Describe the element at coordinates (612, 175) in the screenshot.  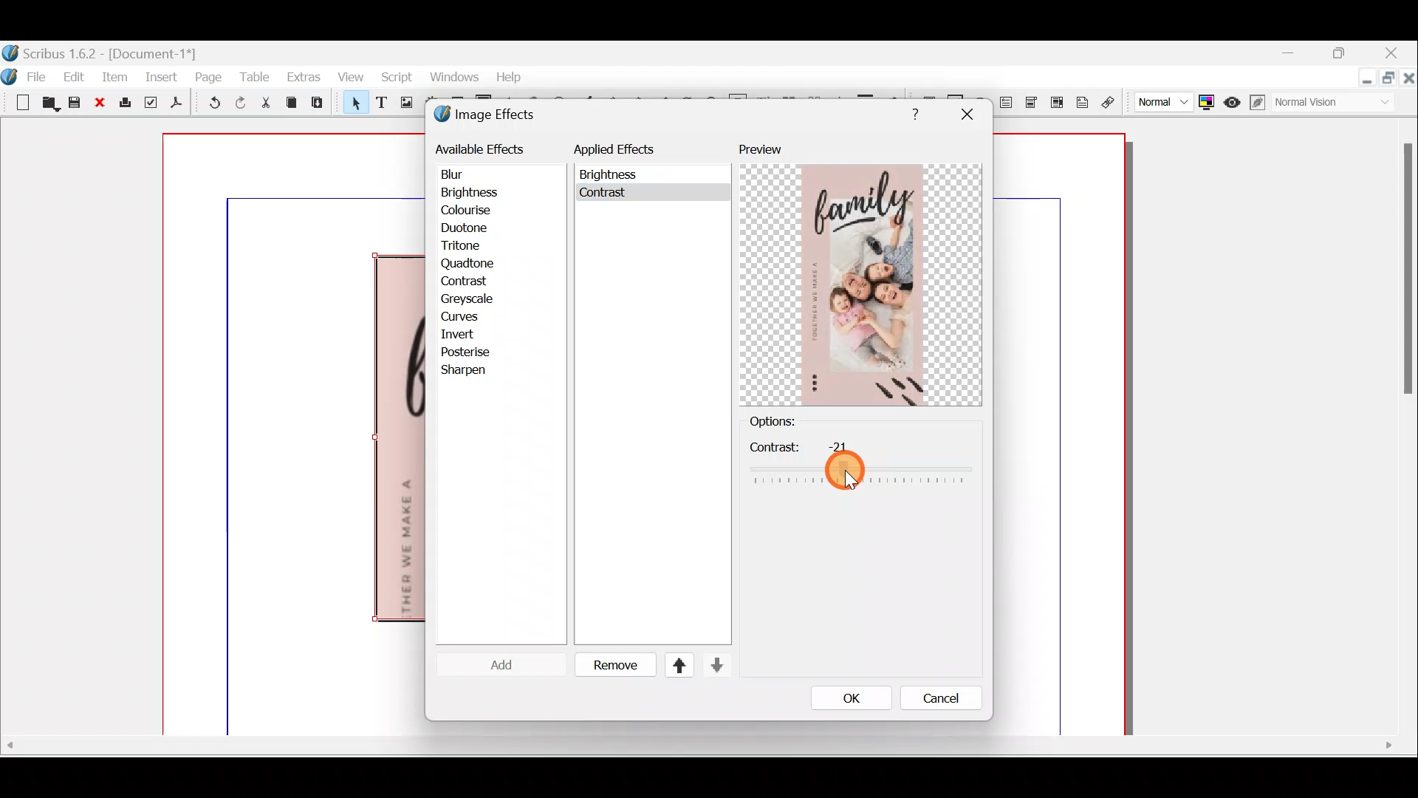
I see `` at that location.